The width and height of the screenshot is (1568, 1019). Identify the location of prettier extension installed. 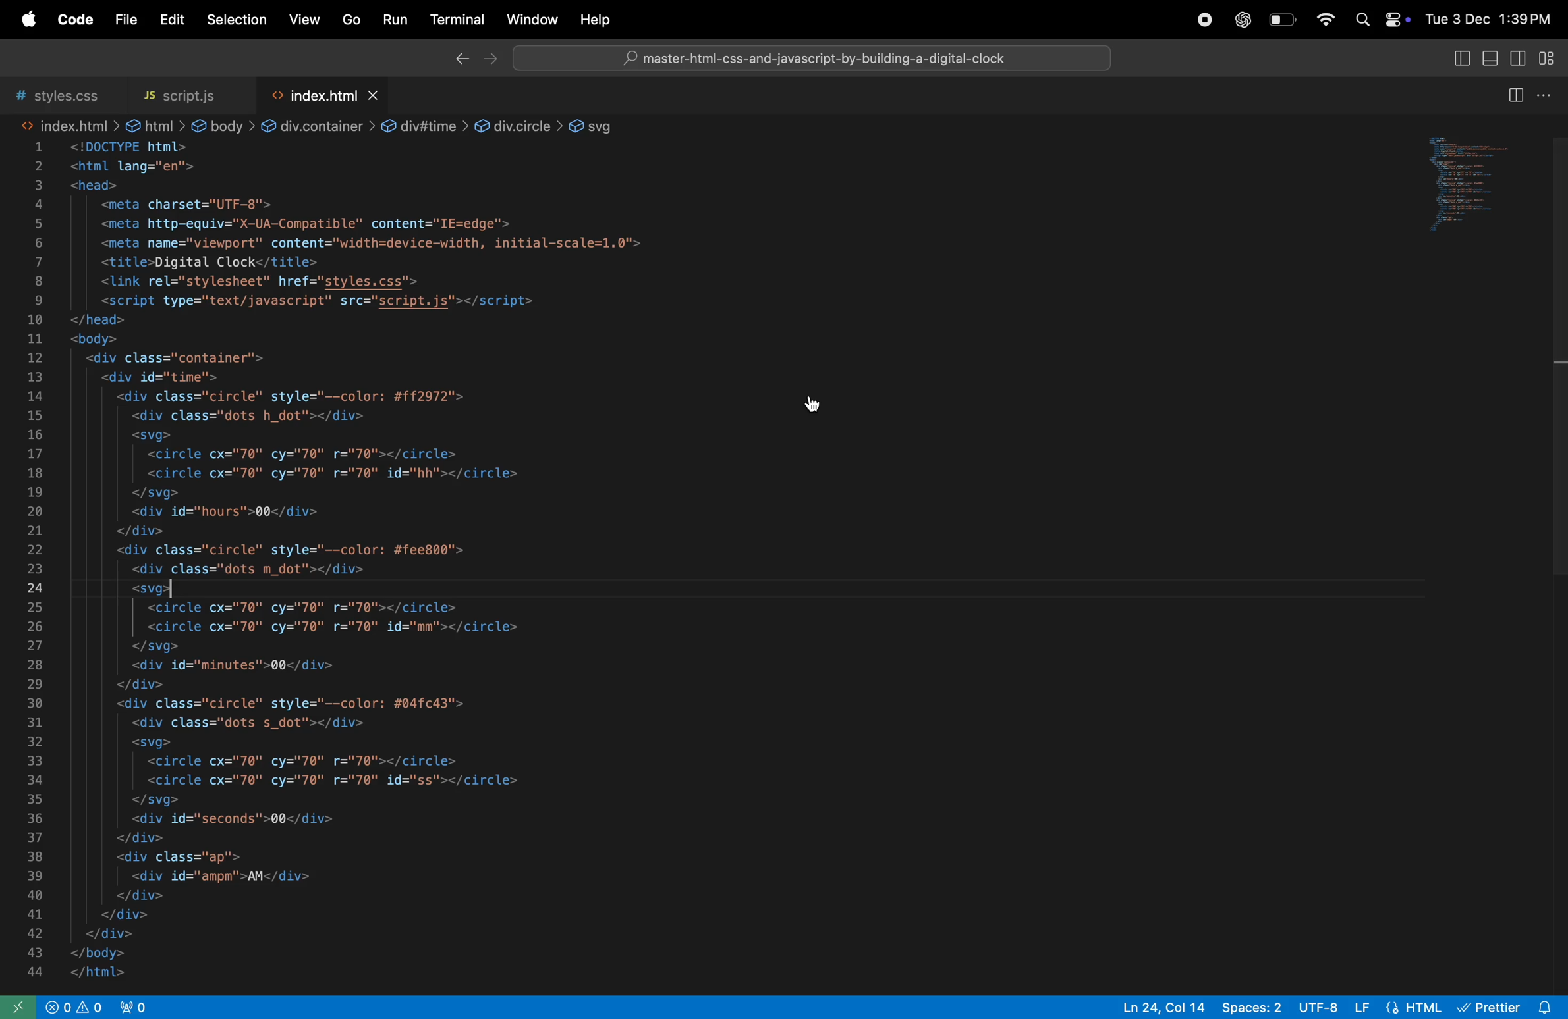
(1510, 1006).